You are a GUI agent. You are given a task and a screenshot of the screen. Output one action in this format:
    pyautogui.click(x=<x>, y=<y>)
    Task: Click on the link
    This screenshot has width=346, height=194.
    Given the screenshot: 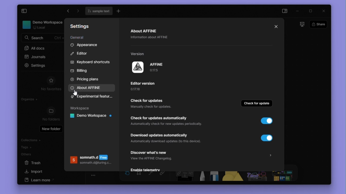 What is the action you would take?
    pyautogui.click(x=165, y=176)
    